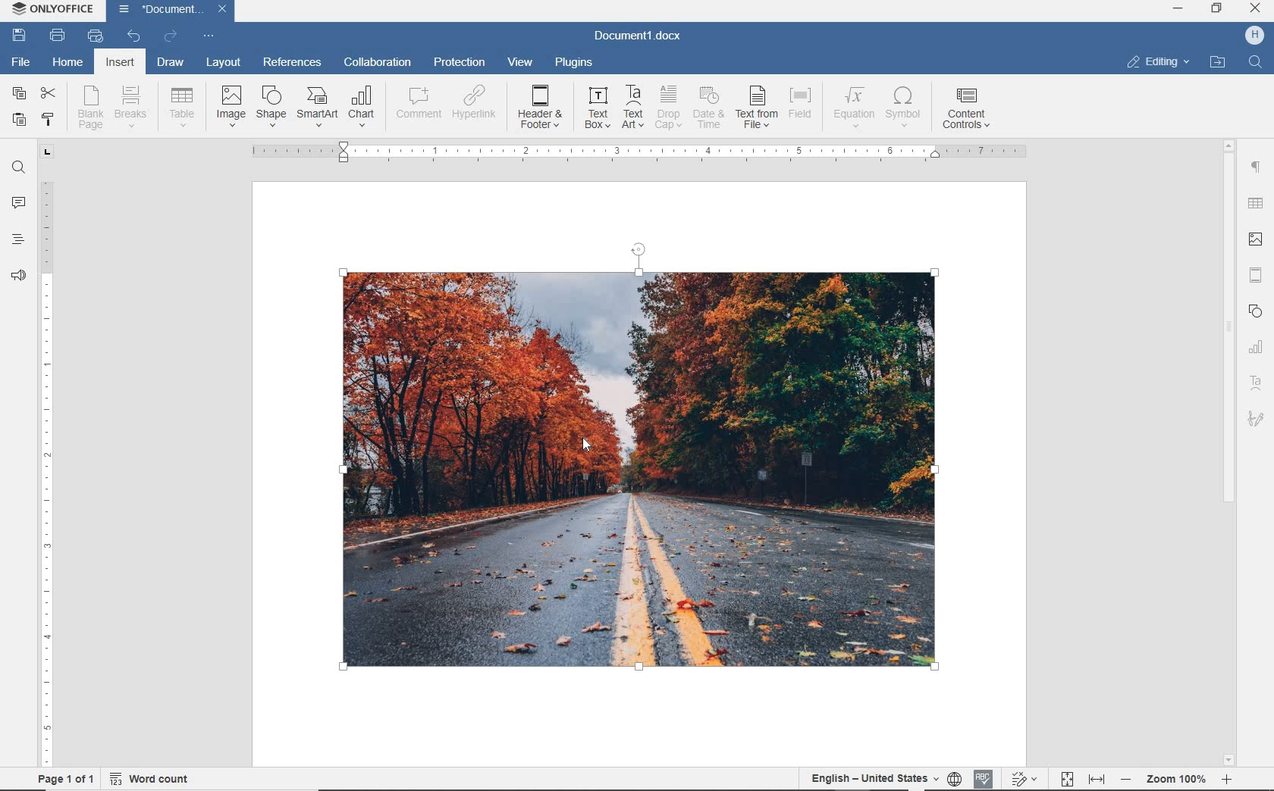  What do you see at coordinates (637, 36) in the screenshot?
I see `Document1.docx(document name)` at bounding box center [637, 36].